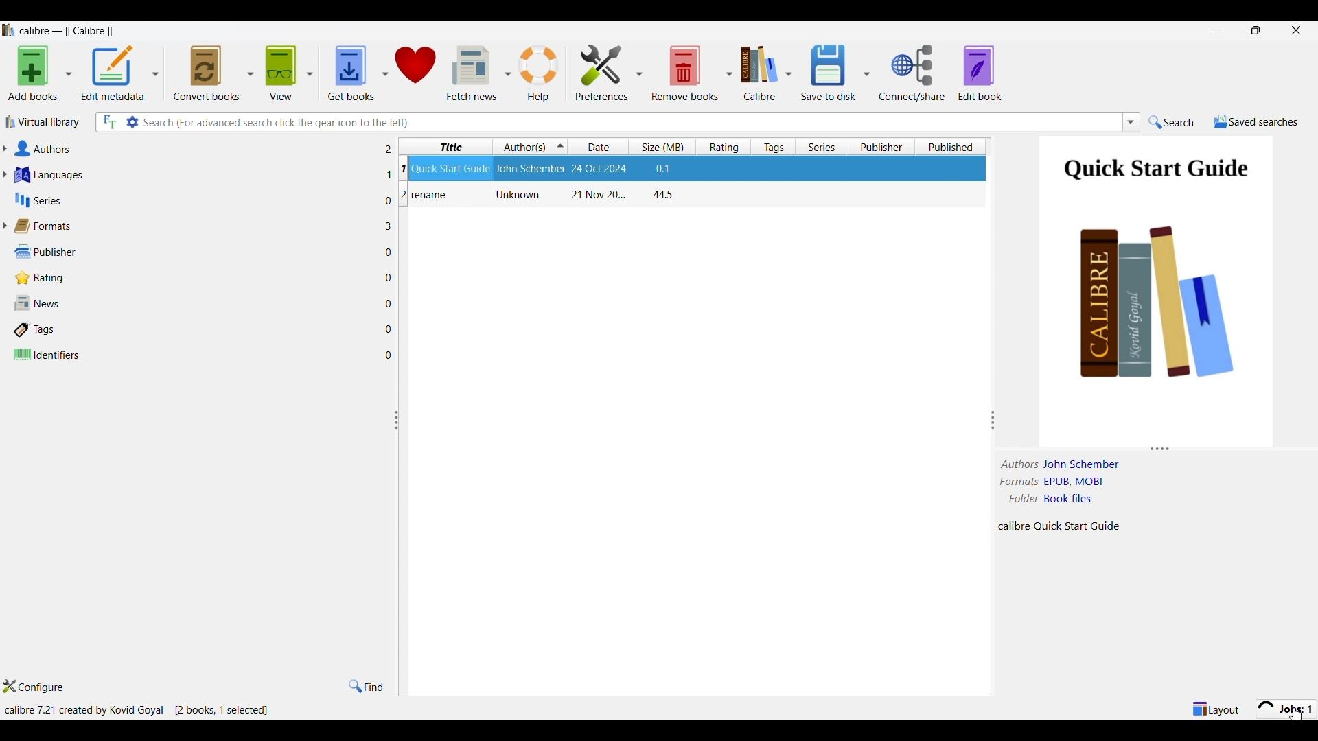 Image resolution: width=1318 pixels, height=741 pixels. I want to click on Details of software, so click(137, 709).